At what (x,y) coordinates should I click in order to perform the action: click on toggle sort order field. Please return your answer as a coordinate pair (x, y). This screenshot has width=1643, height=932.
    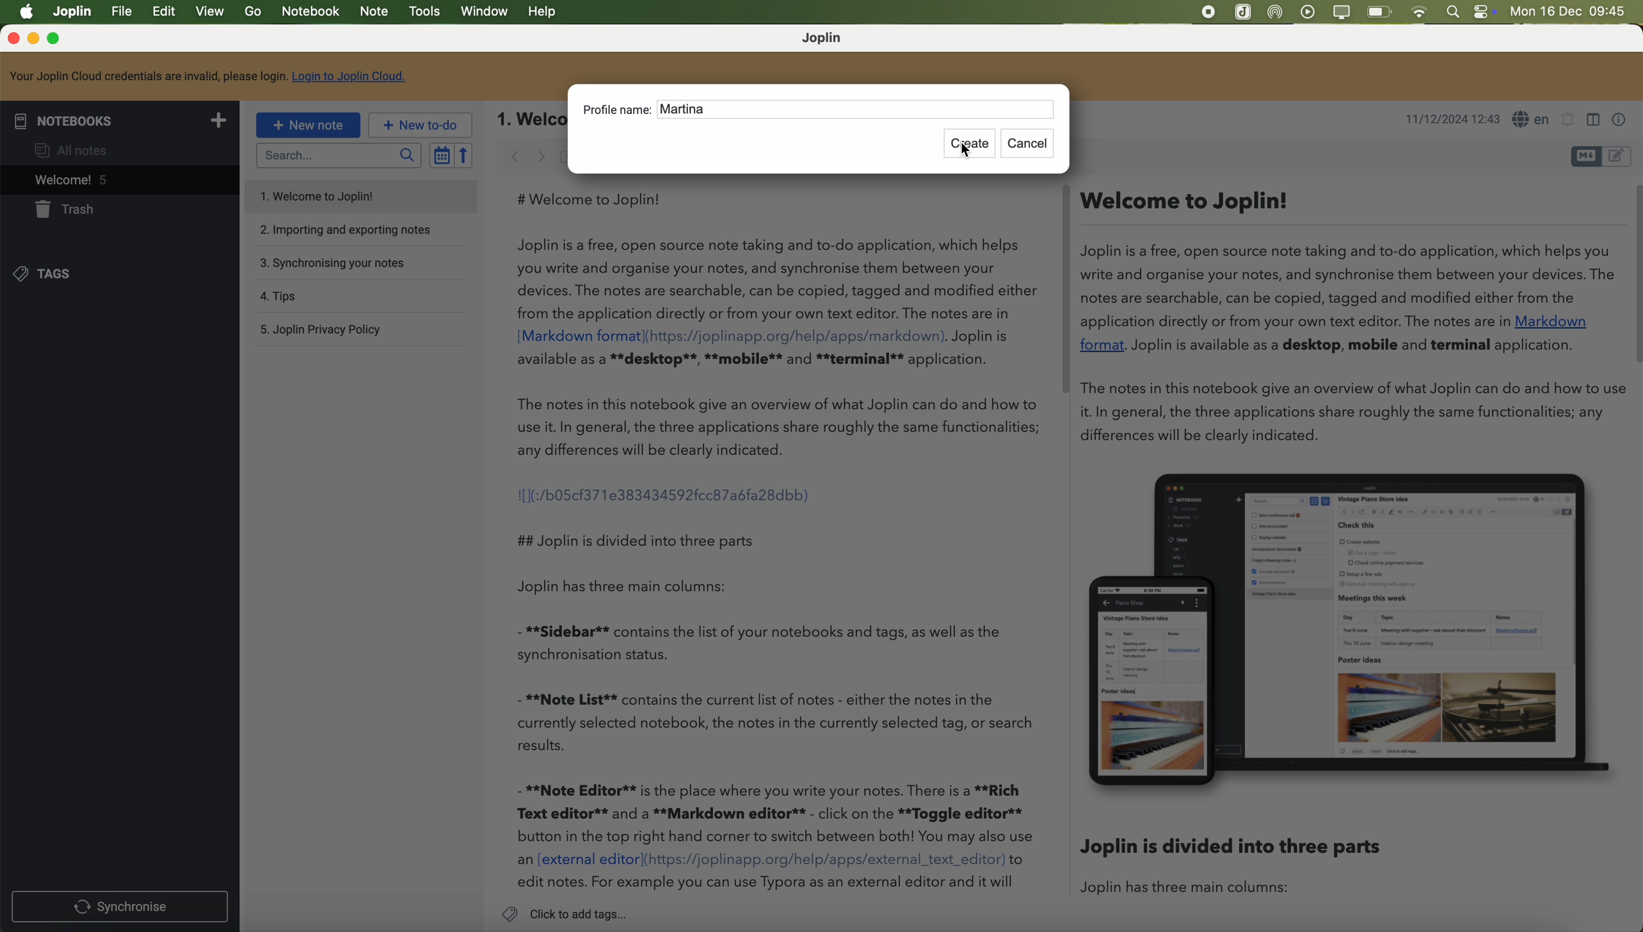
    Looking at the image, I should click on (438, 155).